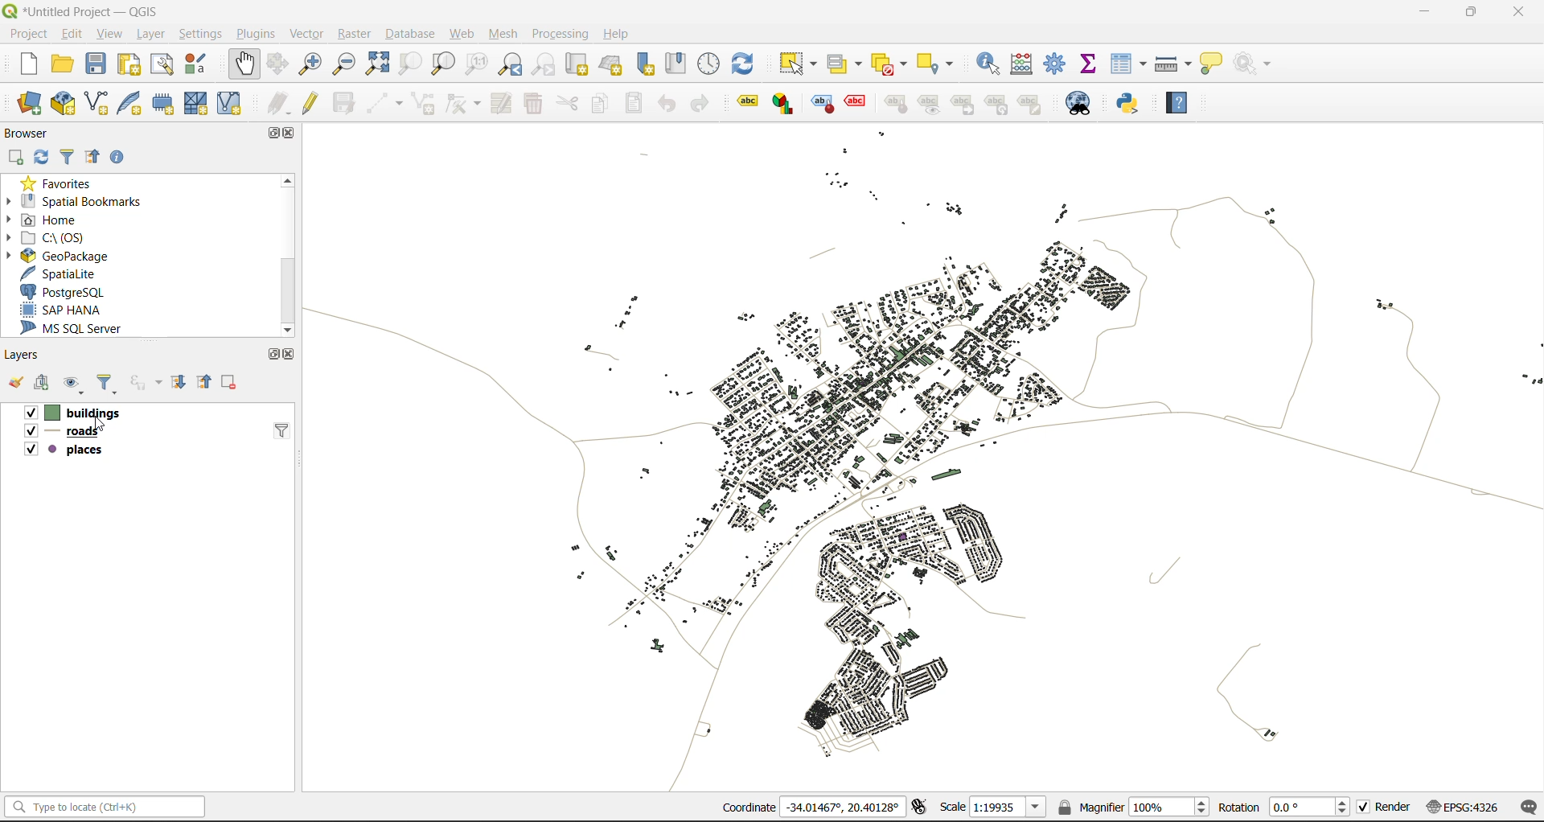  Describe the element at coordinates (1131, 103) in the screenshot. I see `python` at that location.